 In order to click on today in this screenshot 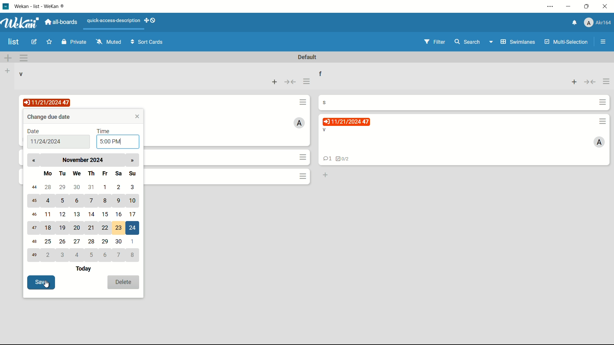, I will do `click(85, 269)`.